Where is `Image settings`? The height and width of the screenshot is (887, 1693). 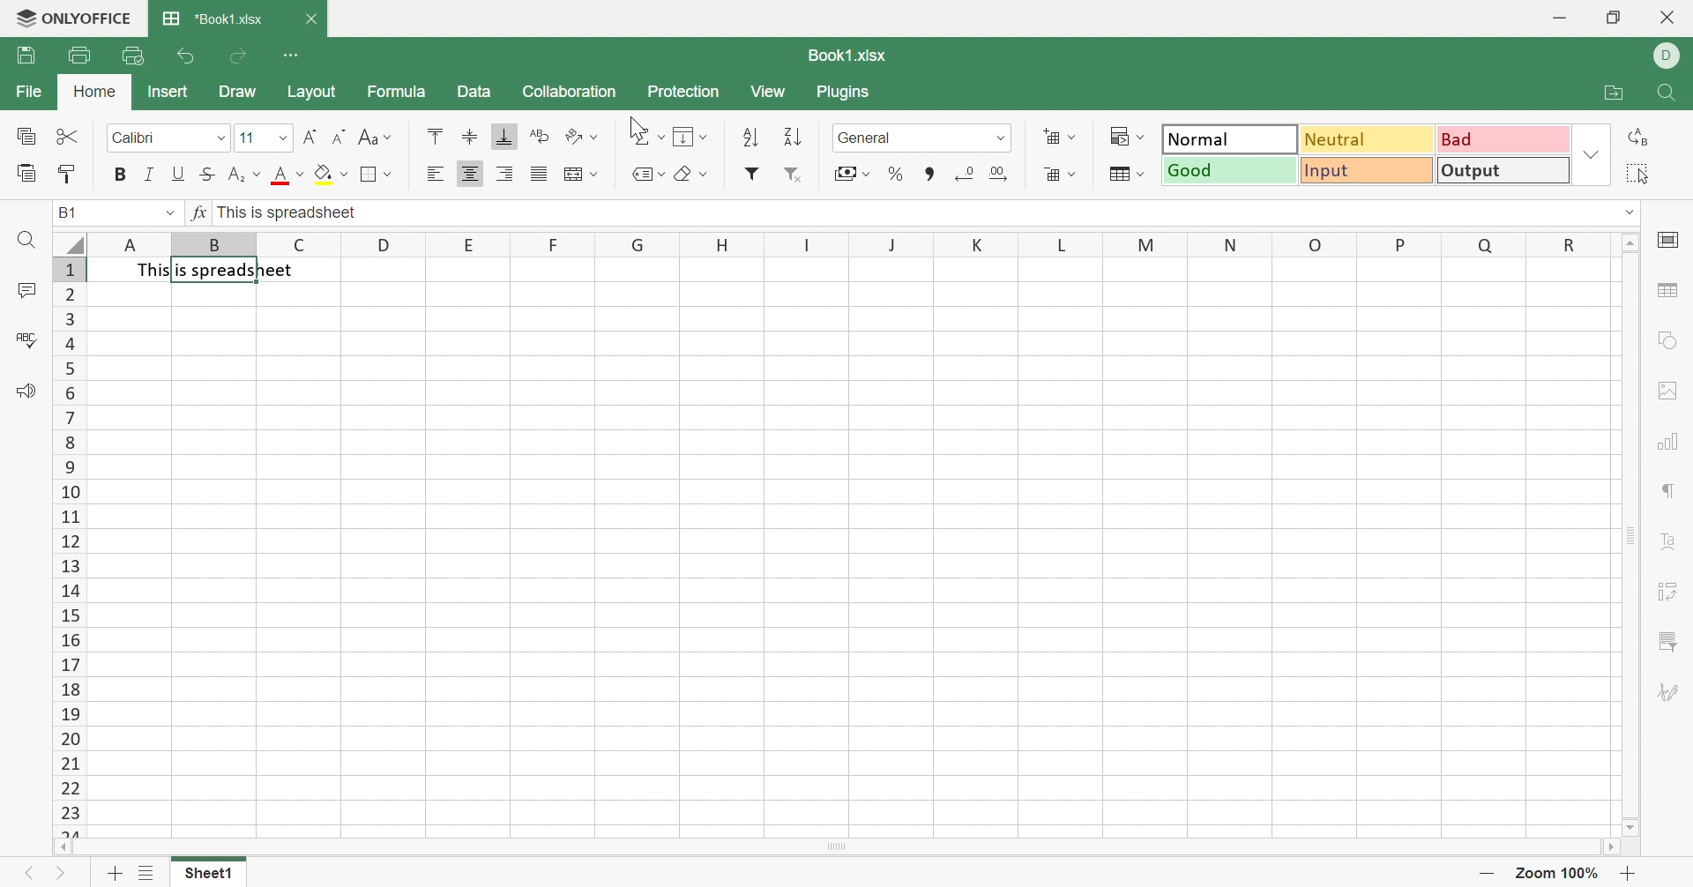 Image settings is located at coordinates (1670, 390).